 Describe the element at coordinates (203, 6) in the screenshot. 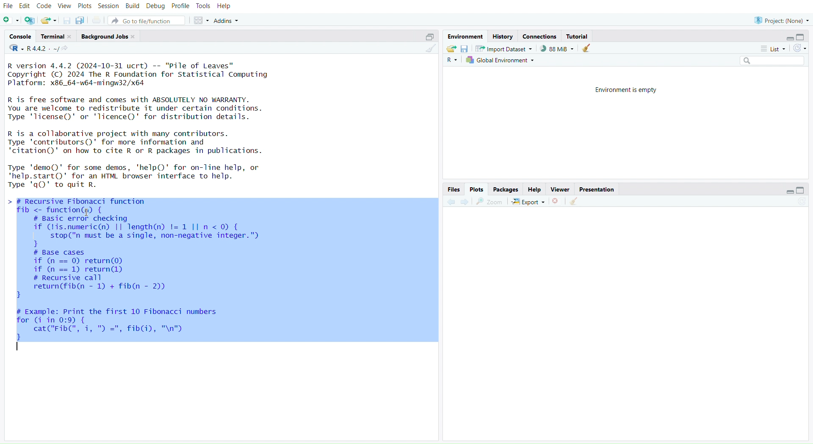

I see `tools` at that location.